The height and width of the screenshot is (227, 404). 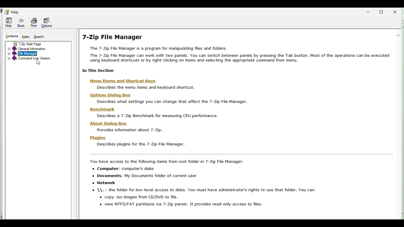 I want to click on expand, so click(x=8, y=54).